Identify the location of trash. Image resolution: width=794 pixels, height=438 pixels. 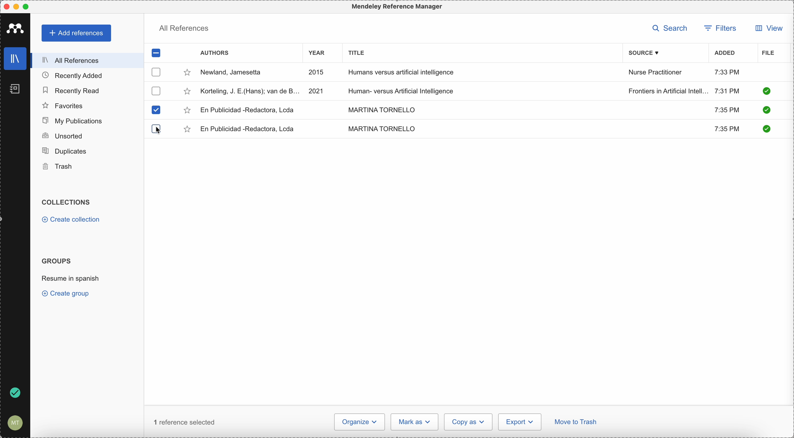
(59, 167).